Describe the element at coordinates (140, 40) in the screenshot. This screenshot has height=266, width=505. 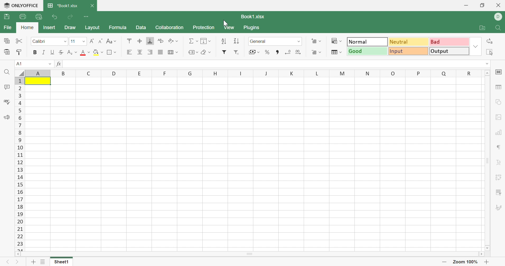
I see `Align Middle` at that location.